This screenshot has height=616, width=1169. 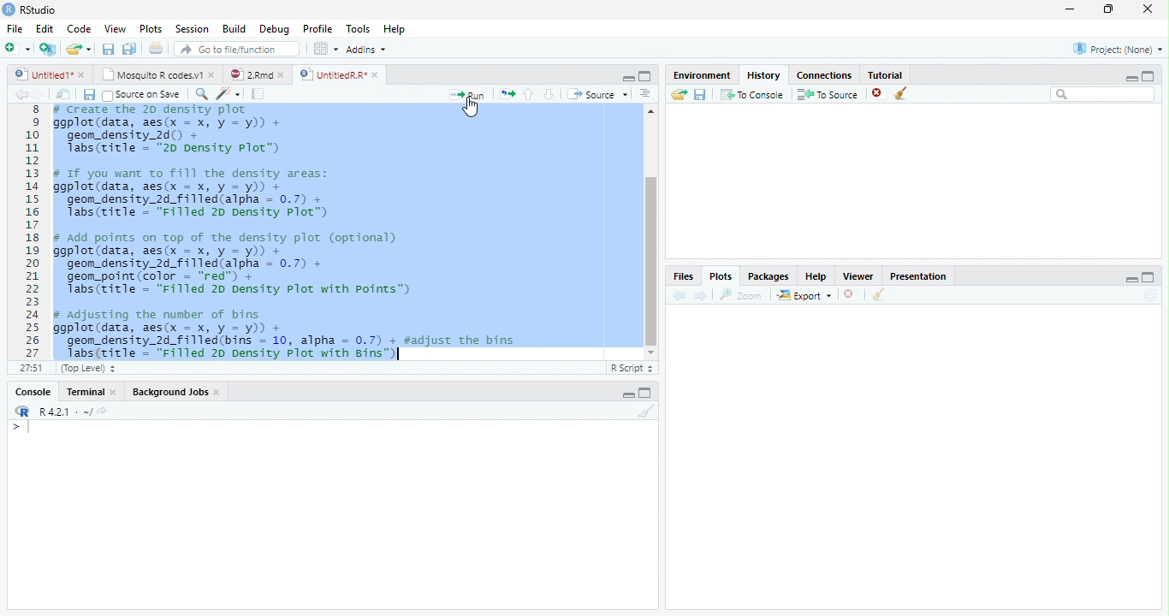 I want to click on Profile, so click(x=318, y=29).